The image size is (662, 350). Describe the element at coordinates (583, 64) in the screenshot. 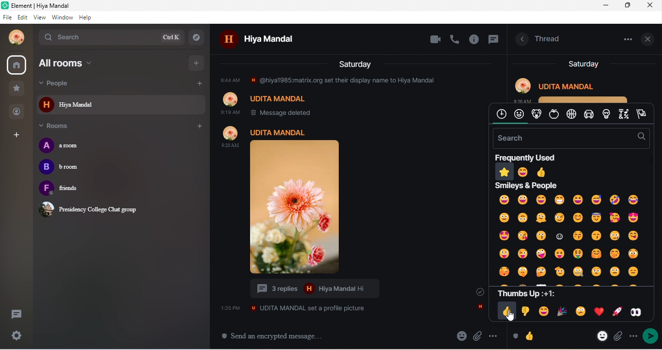

I see `saturday` at that location.